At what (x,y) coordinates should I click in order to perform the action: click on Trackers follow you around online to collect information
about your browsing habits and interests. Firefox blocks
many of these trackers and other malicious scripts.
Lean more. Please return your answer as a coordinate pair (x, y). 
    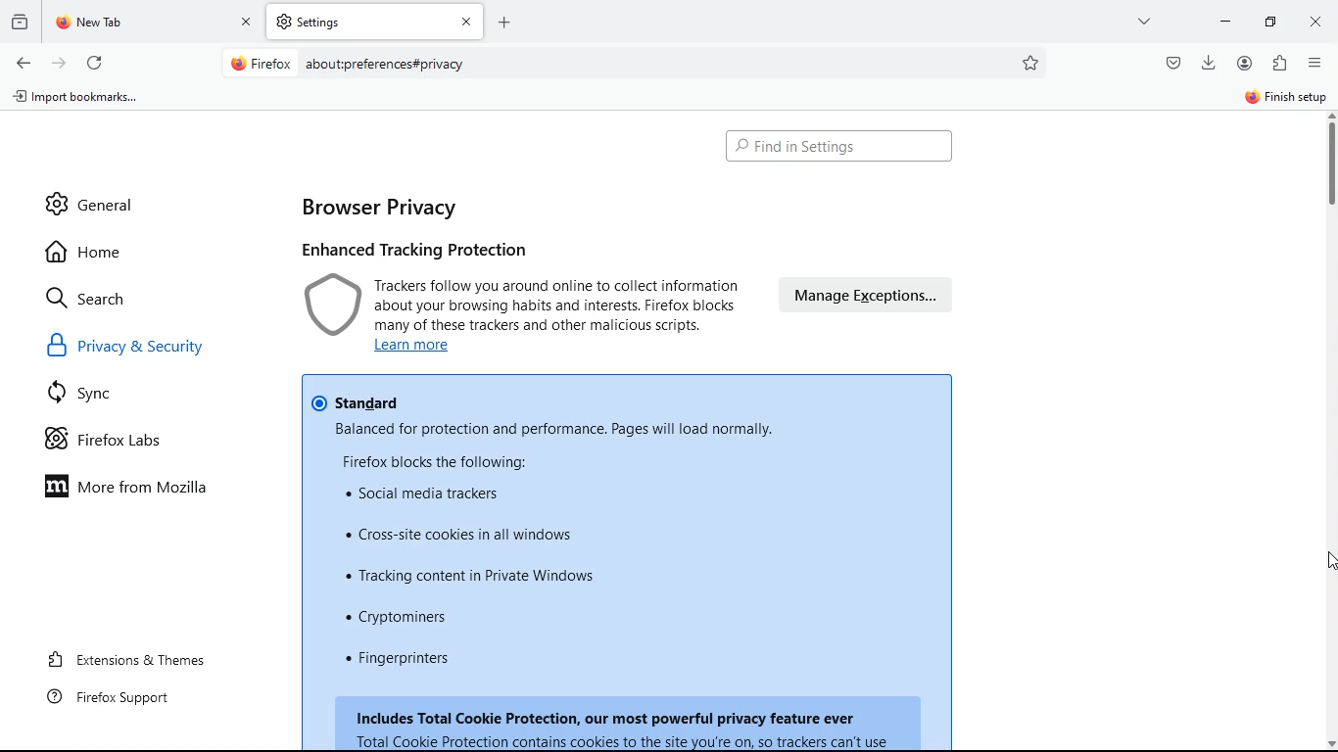
    Looking at the image, I should click on (558, 317).